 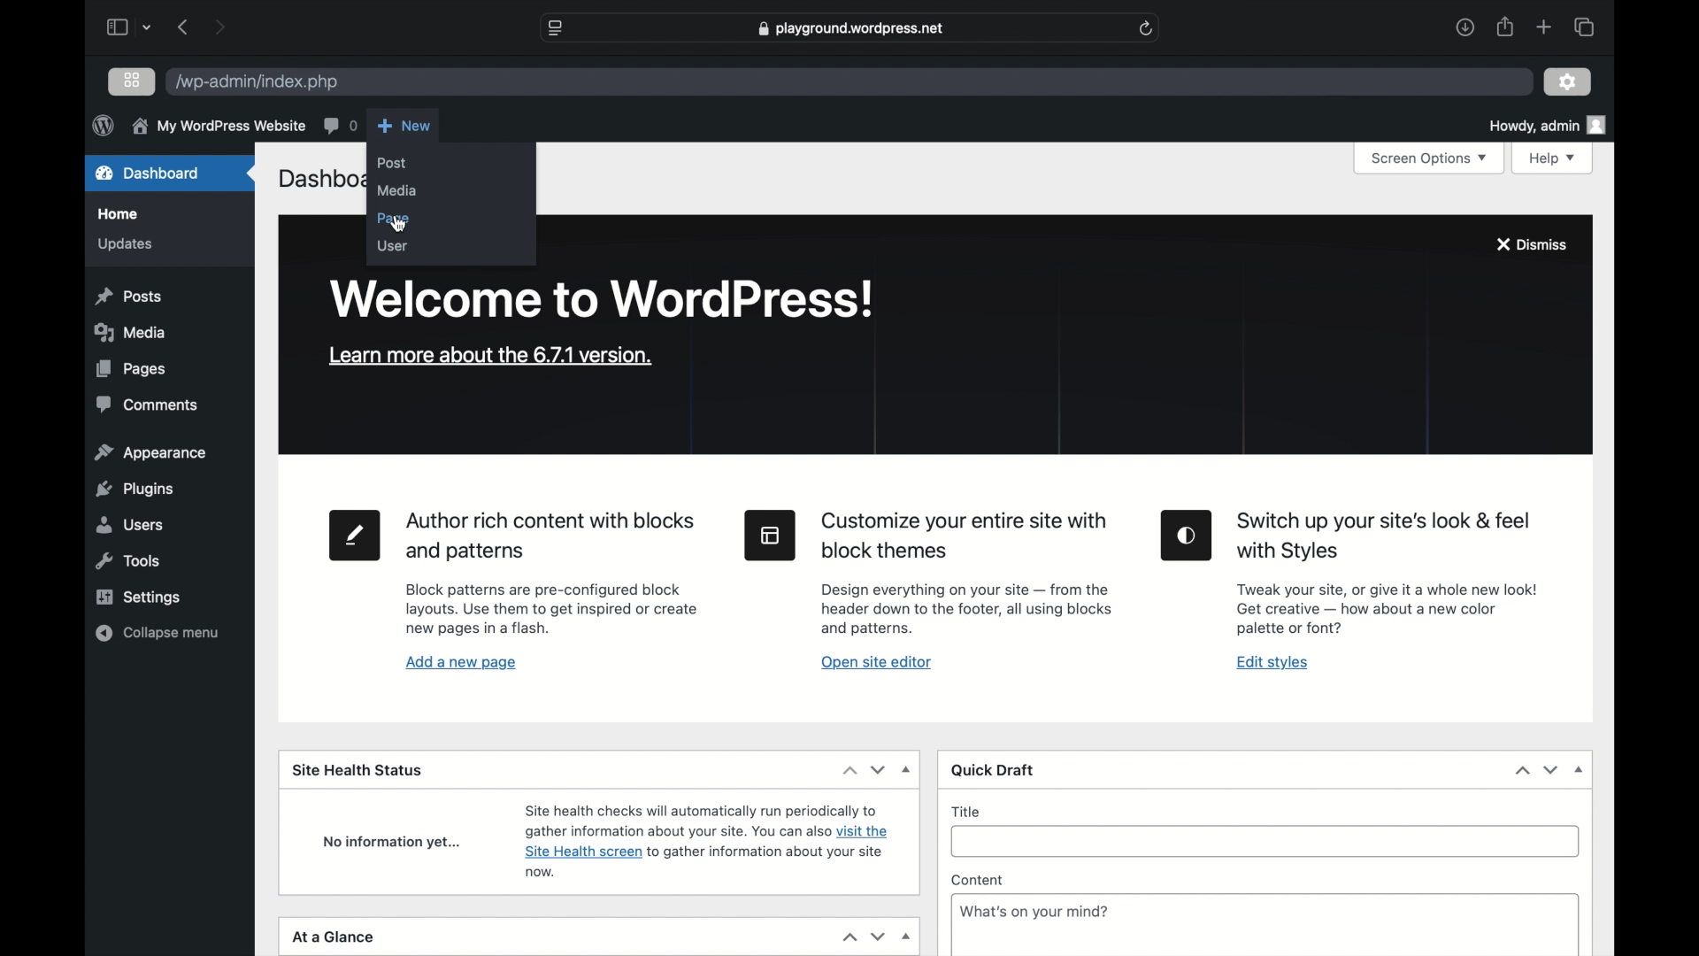 What do you see at coordinates (967, 811) in the screenshot?
I see `title` at bounding box center [967, 811].